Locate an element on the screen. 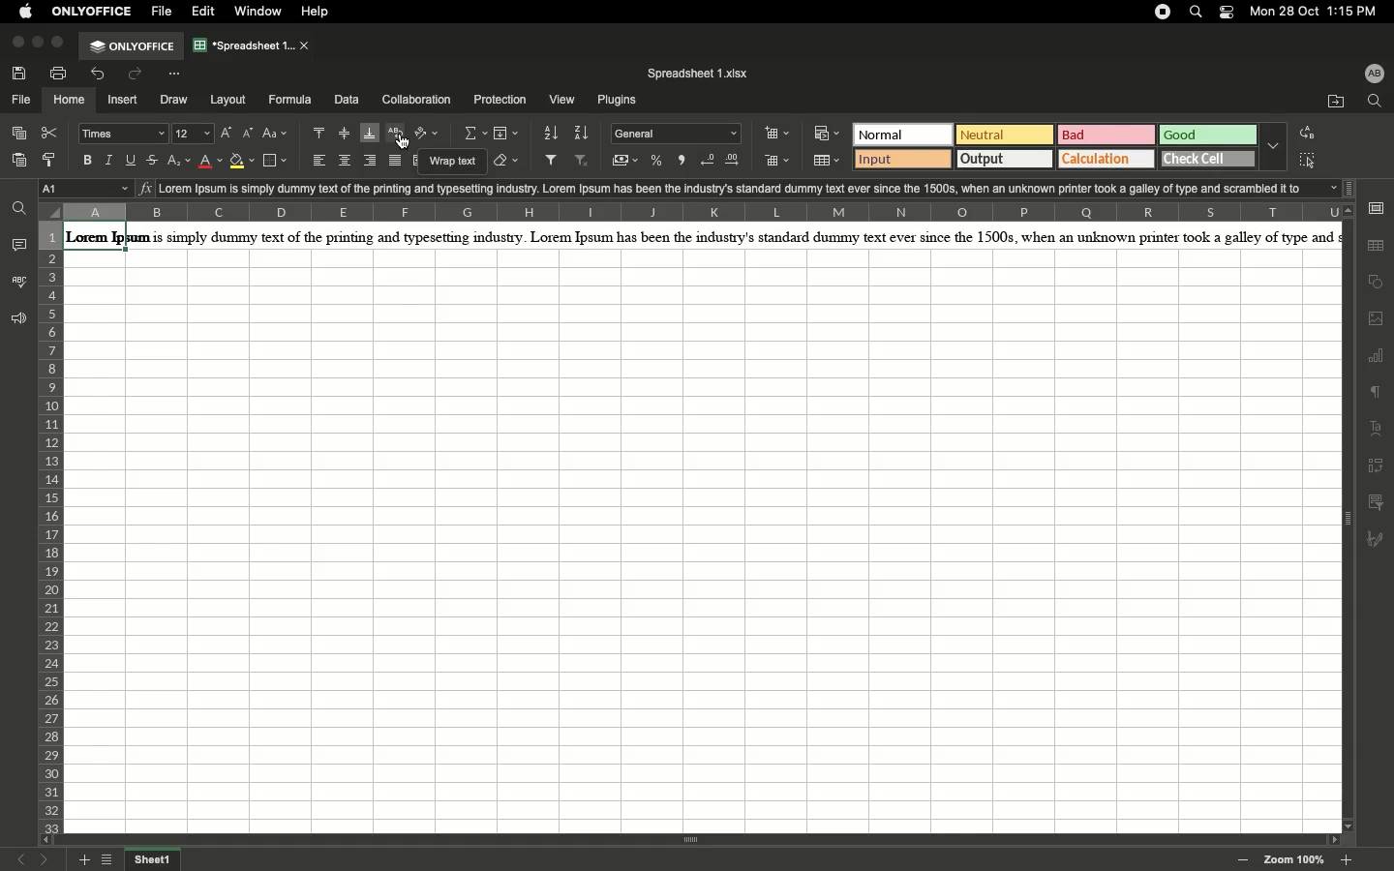  Change case is located at coordinates (278, 135).